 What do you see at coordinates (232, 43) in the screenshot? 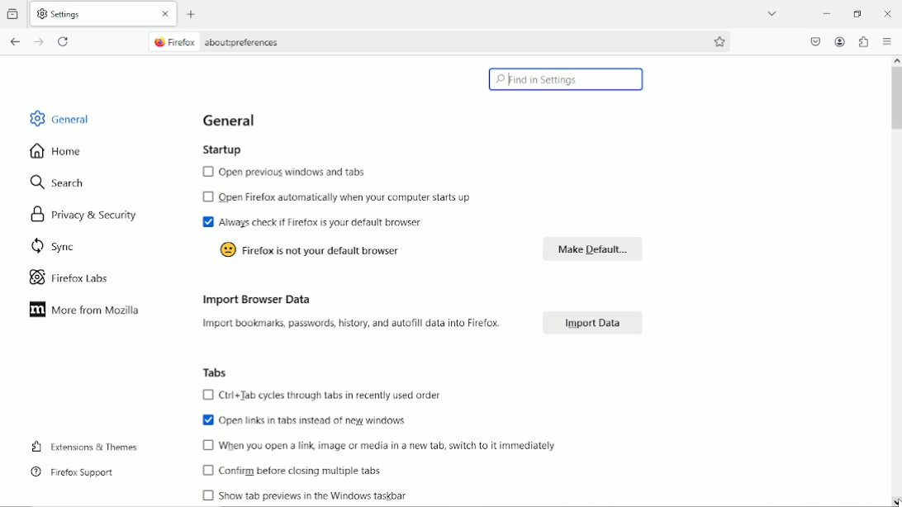
I see `@ Firefox aboutpreferences,` at bounding box center [232, 43].